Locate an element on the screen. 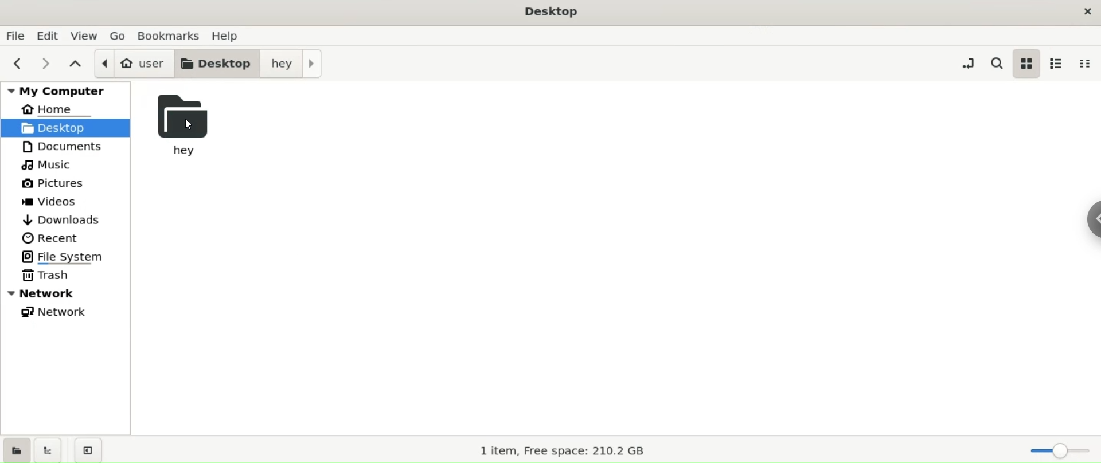 Image resolution: width=1101 pixels, height=463 pixels. view is located at coordinates (83, 34).